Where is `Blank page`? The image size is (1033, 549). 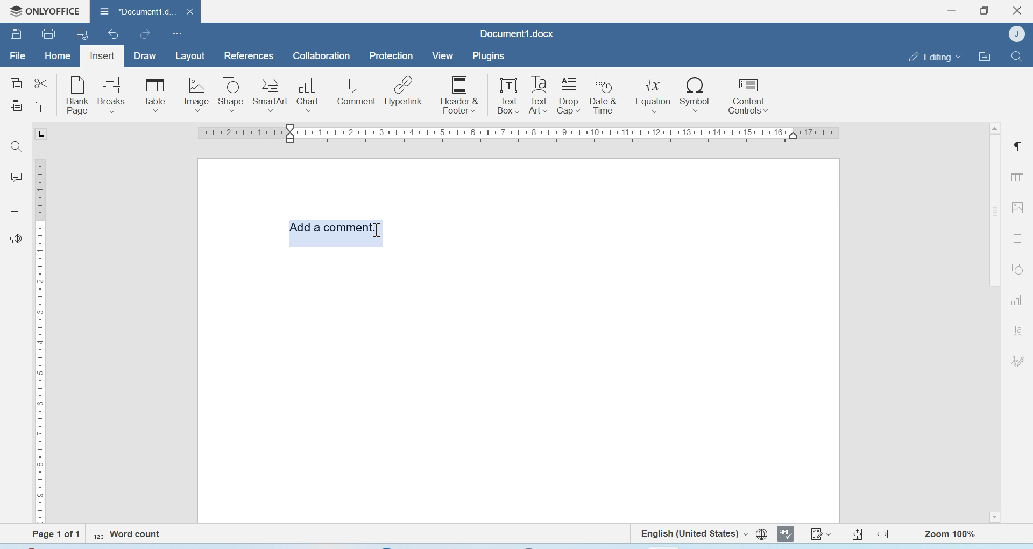 Blank page is located at coordinates (78, 95).